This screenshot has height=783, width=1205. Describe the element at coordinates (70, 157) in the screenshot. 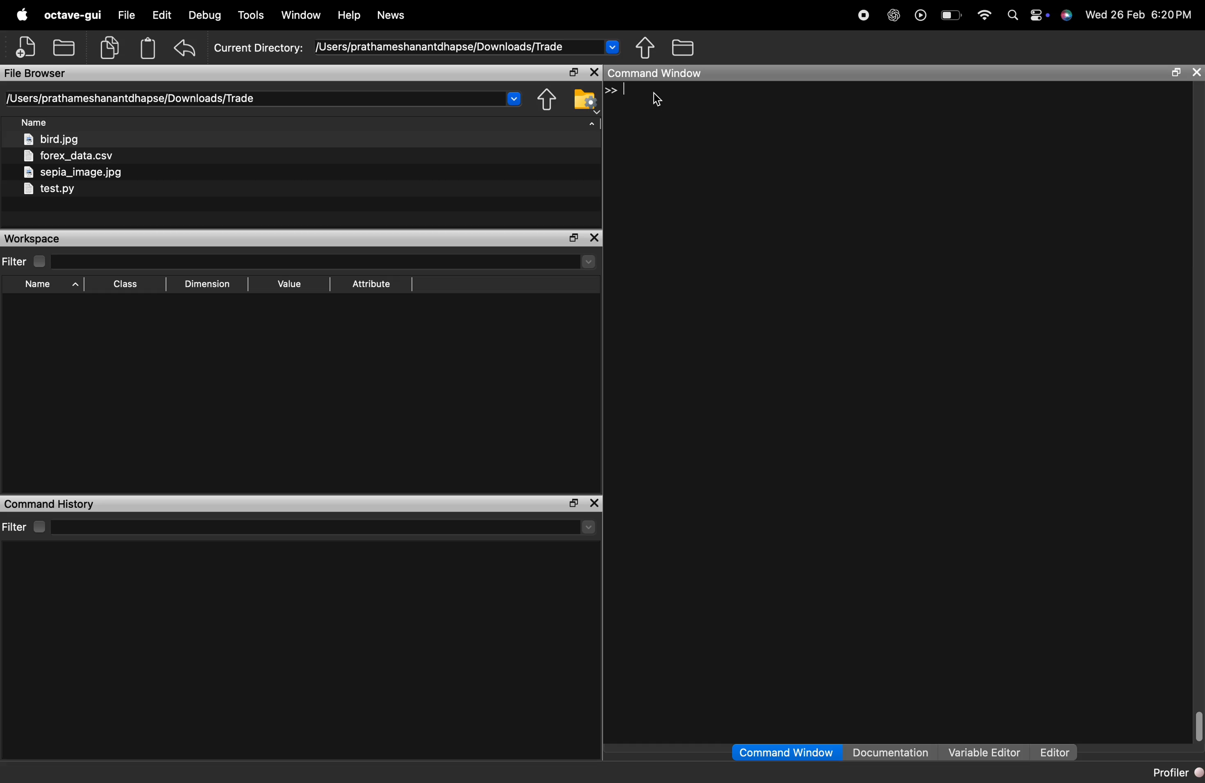

I see `forex_data.csv` at that location.